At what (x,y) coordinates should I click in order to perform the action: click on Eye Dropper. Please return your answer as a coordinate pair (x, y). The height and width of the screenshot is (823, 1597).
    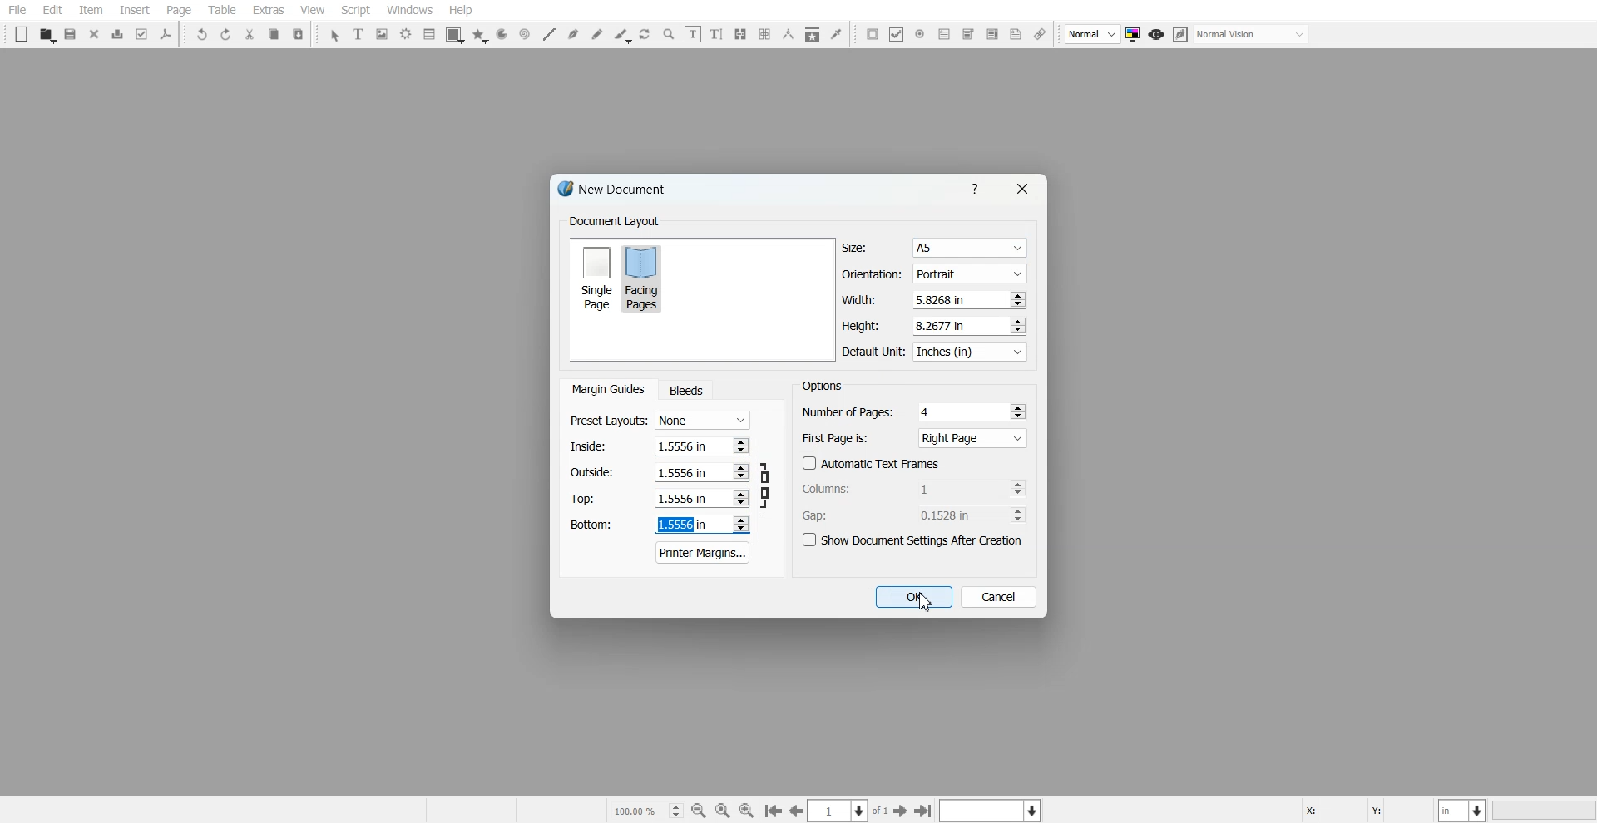
    Looking at the image, I should click on (836, 33).